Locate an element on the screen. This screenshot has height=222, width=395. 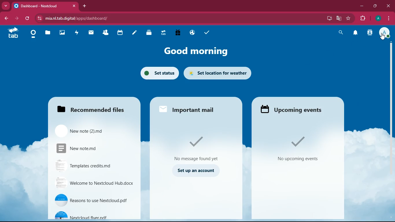
forward is located at coordinates (17, 18).